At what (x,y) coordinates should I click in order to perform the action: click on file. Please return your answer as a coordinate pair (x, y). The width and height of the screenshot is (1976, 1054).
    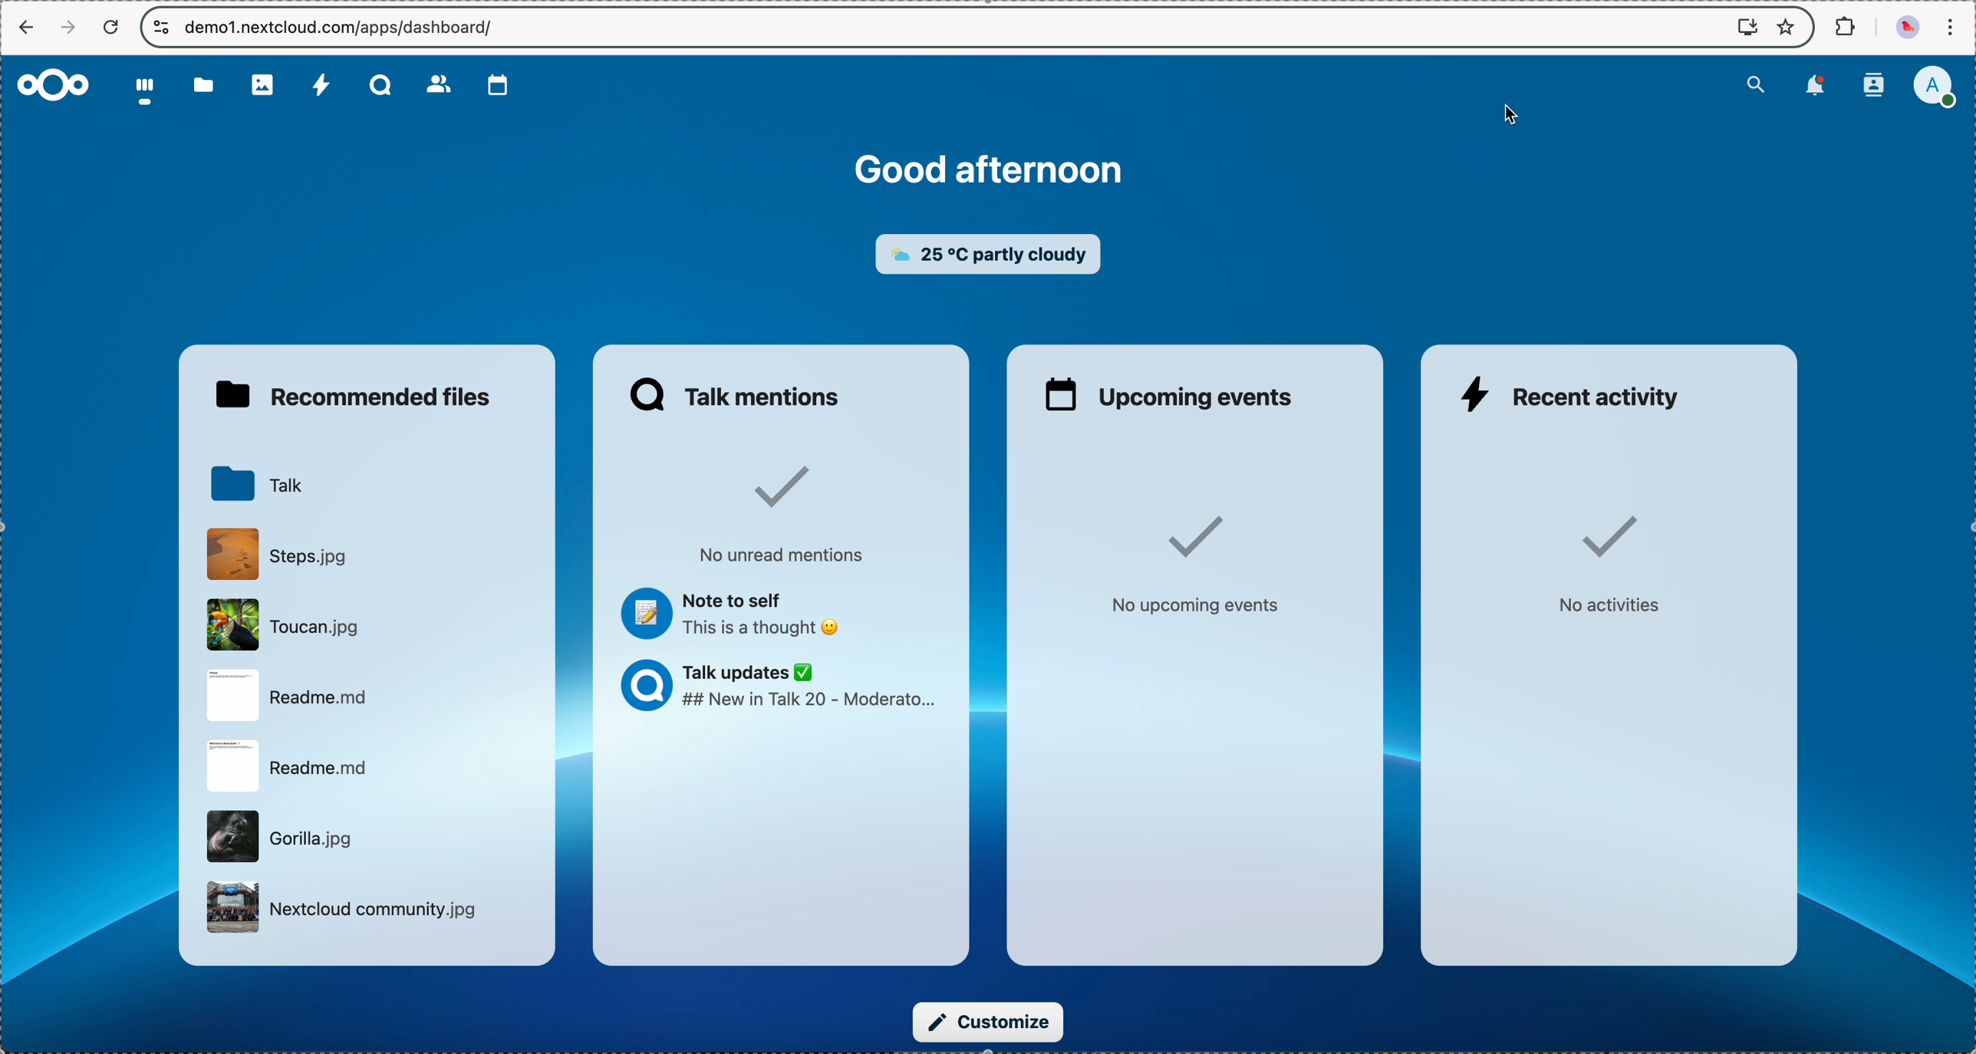
    Looking at the image, I should click on (282, 626).